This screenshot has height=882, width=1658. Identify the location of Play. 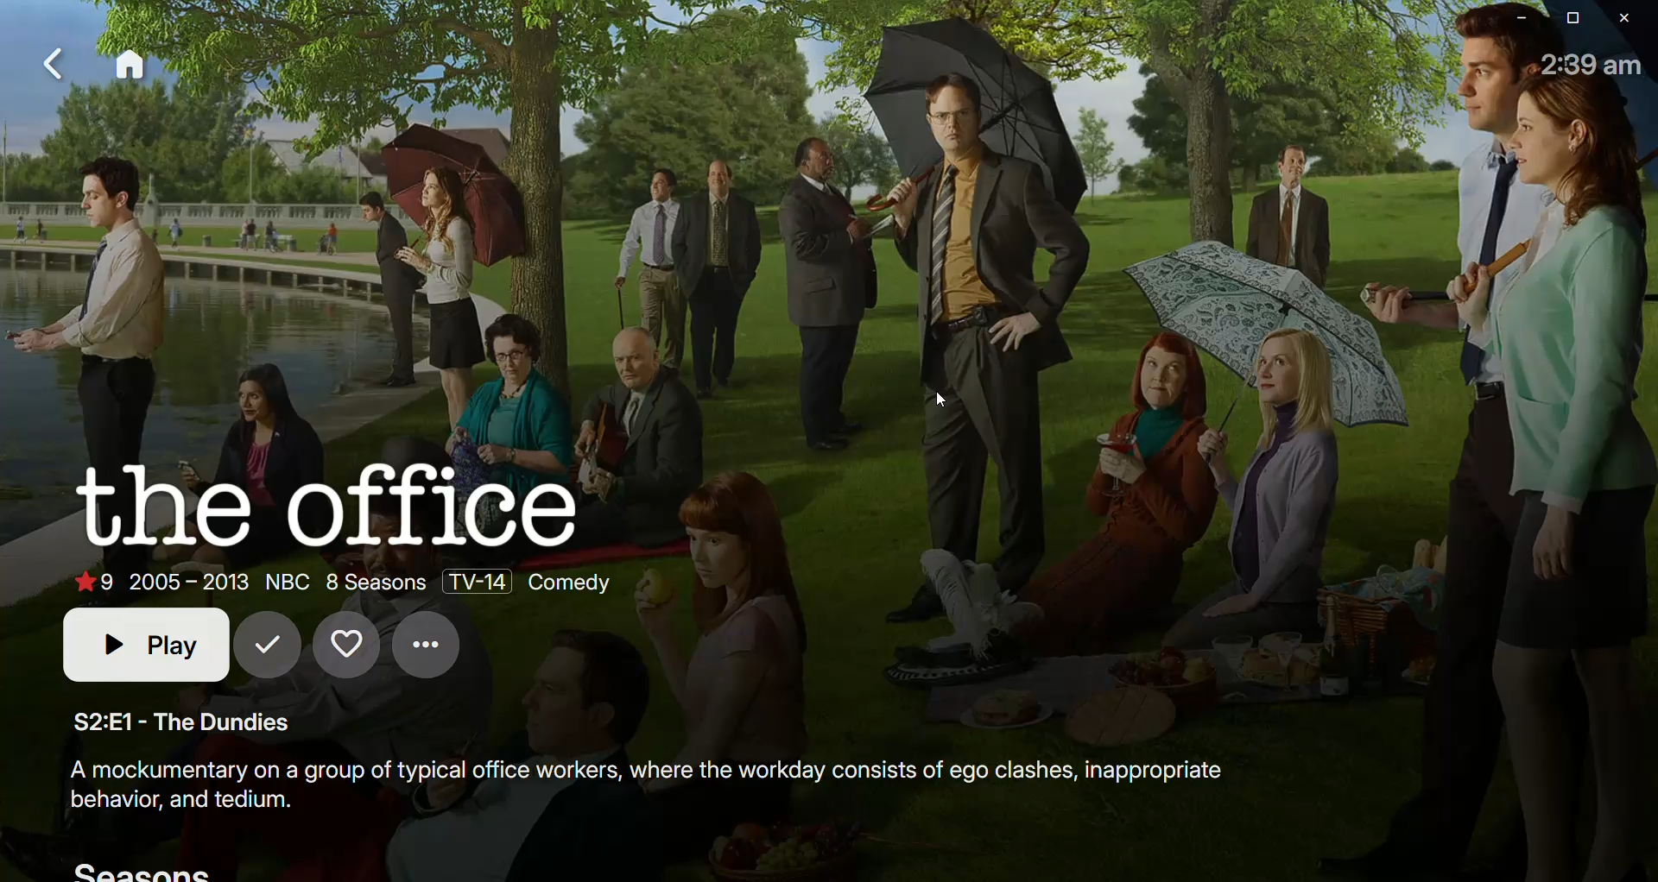
(145, 647).